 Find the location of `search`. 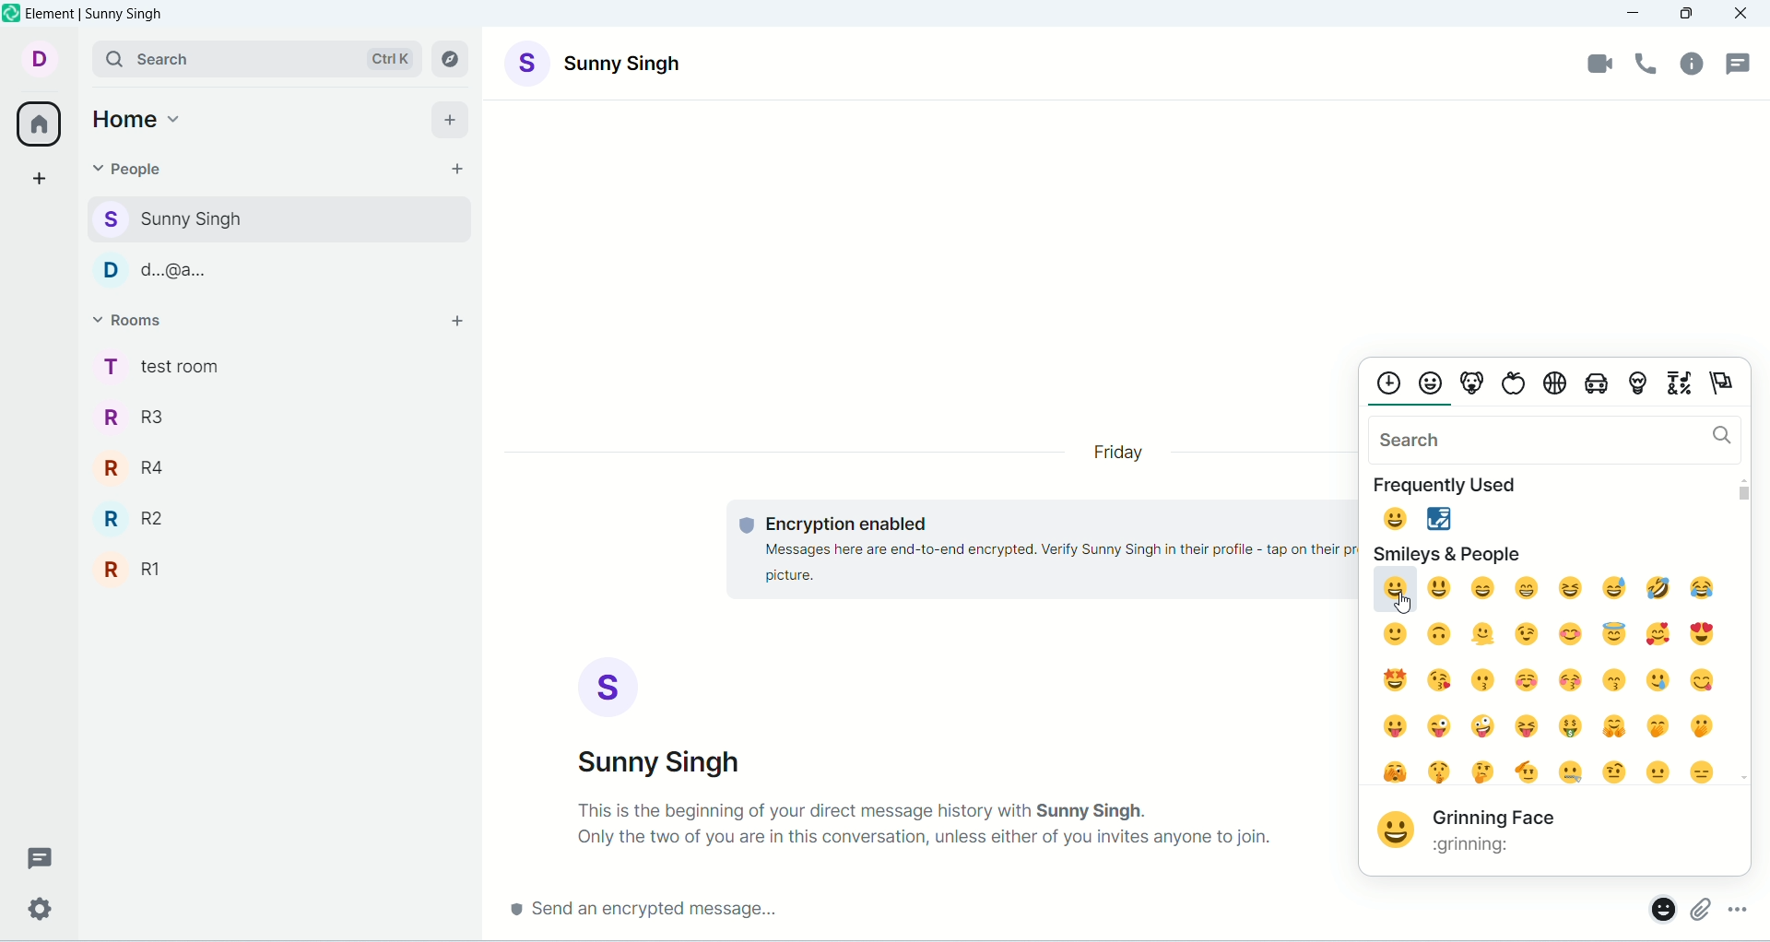

search is located at coordinates (255, 58).